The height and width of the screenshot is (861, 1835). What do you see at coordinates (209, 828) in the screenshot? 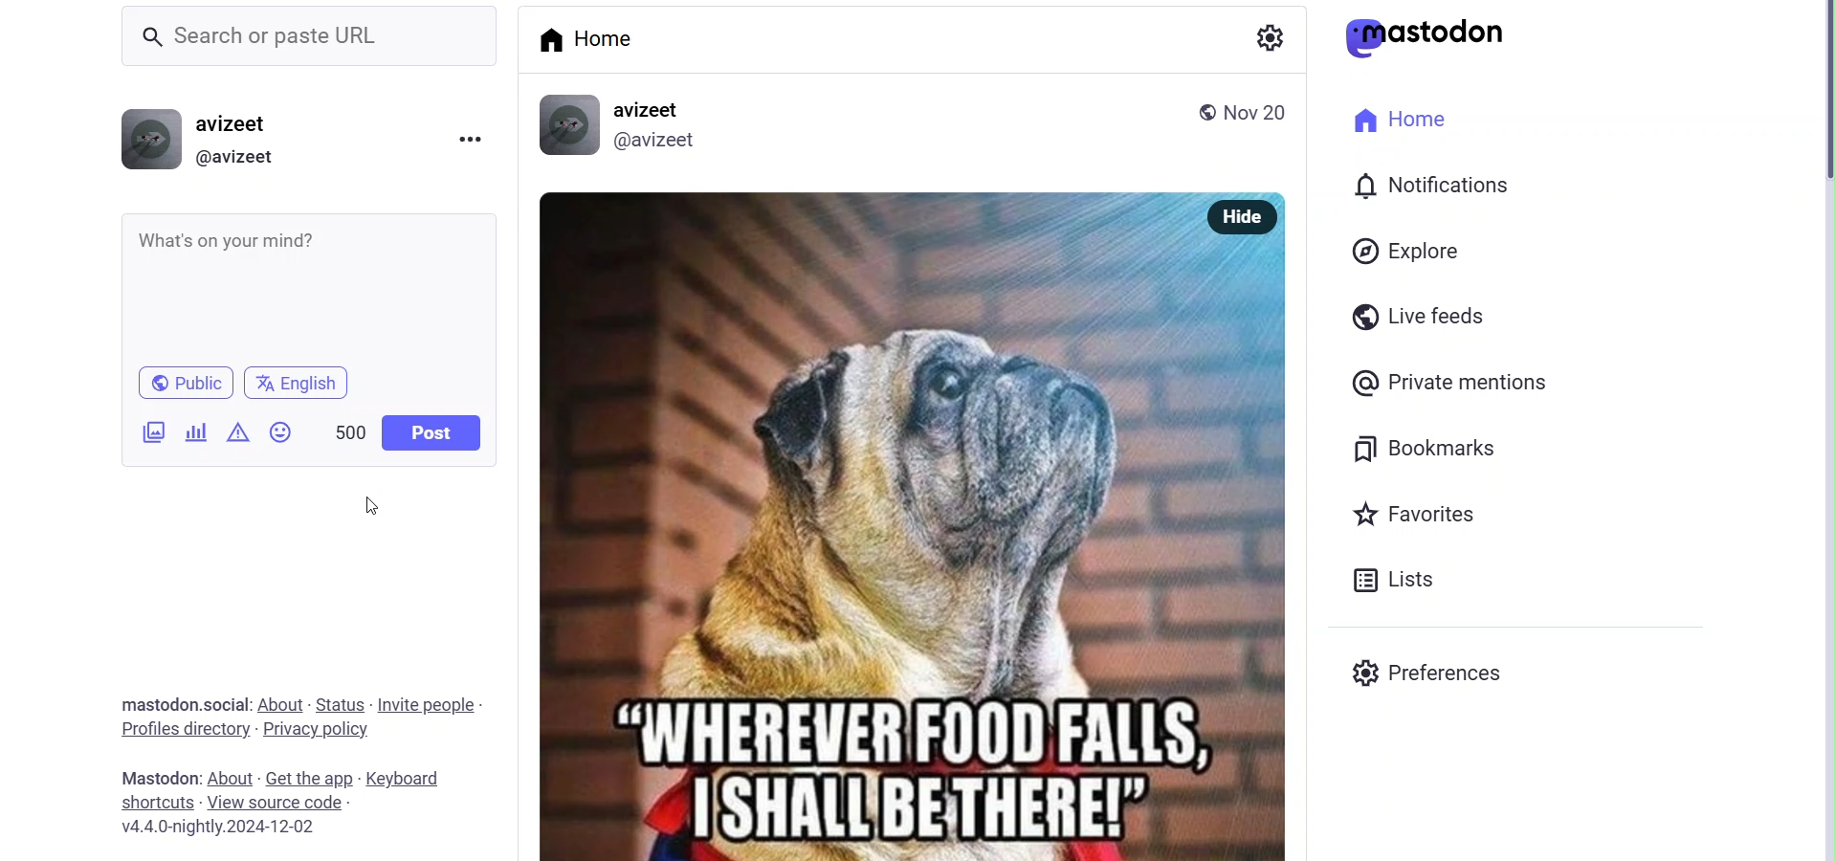
I see `v4.4.0-nightly.2024-12-02` at bounding box center [209, 828].